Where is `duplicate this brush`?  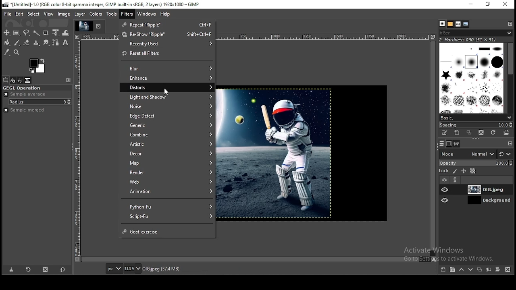 duplicate this brush is located at coordinates (469, 133).